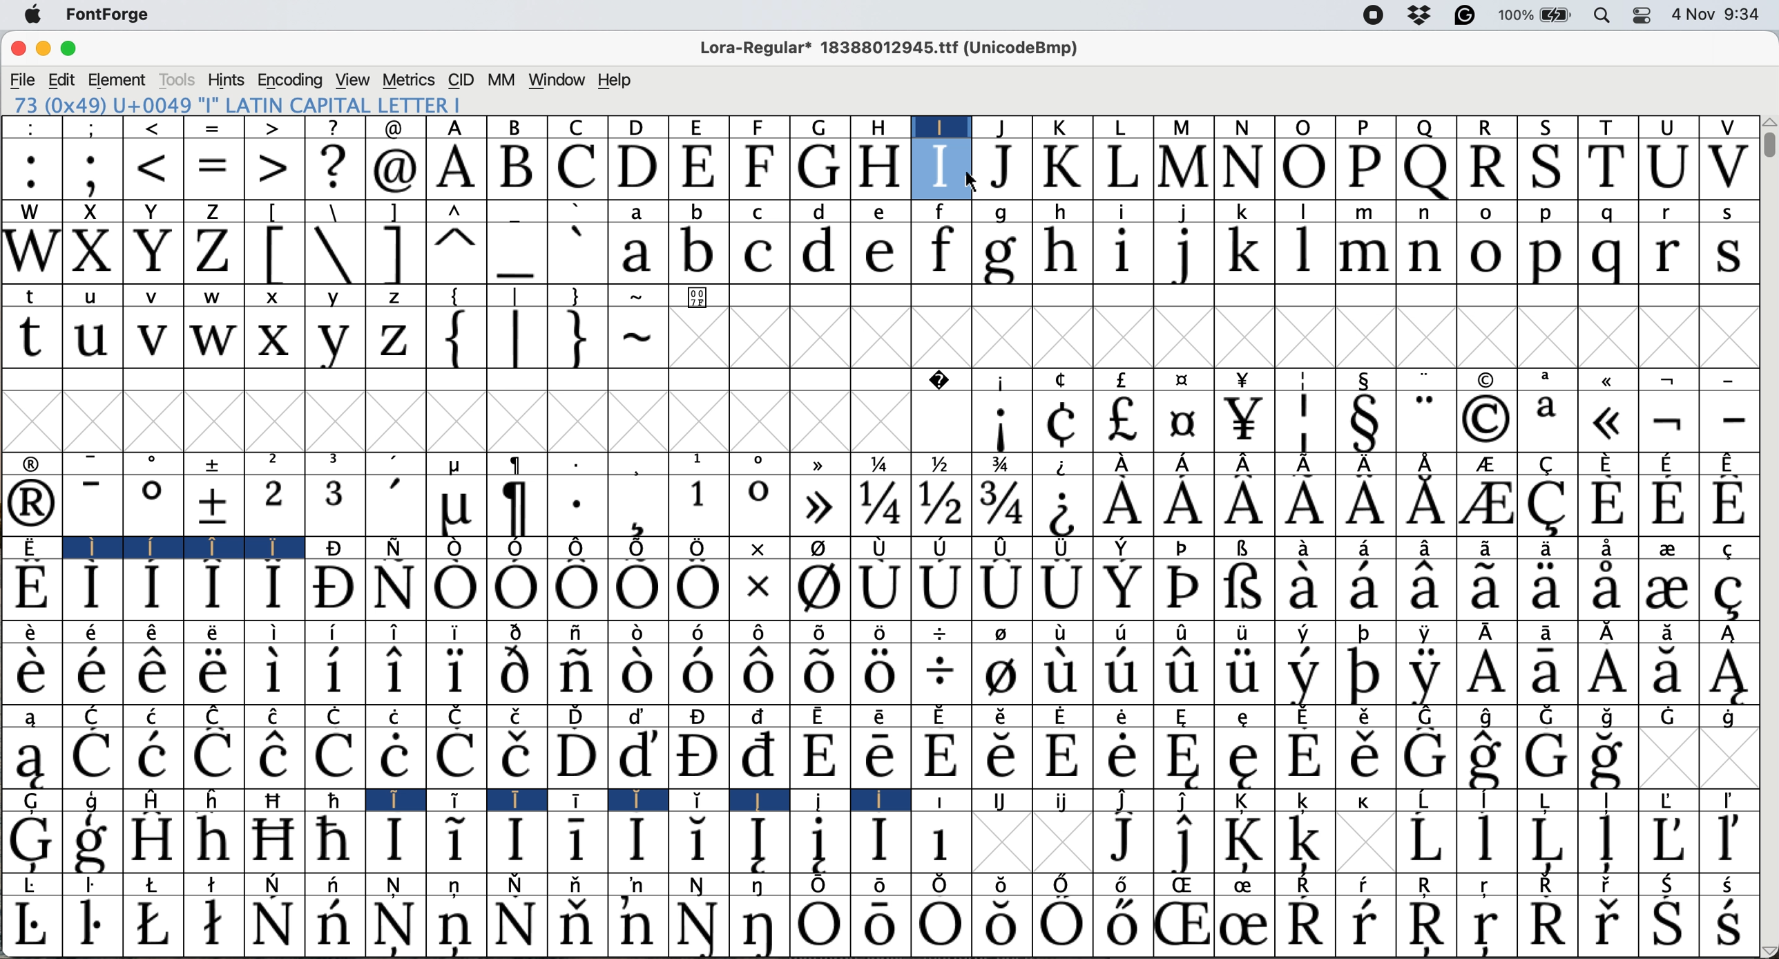 The height and width of the screenshot is (959, 1779). I want to click on Symbol, so click(1186, 800).